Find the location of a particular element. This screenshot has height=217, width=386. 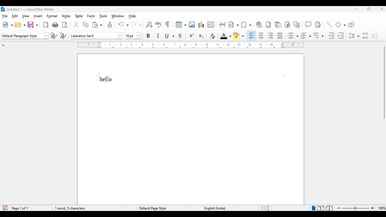

basic shapes is located at coordinates (341, 24).